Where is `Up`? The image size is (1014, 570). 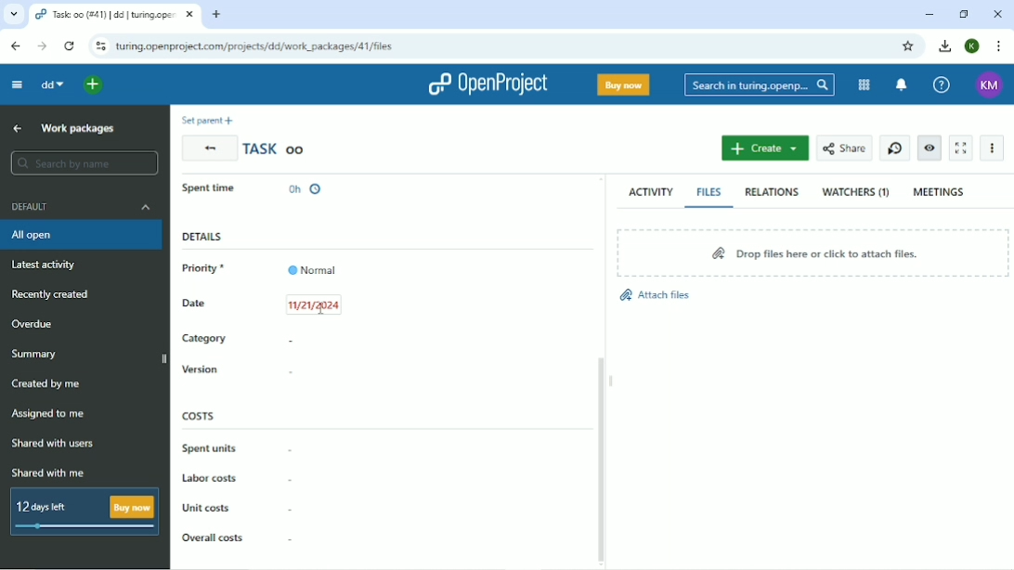 Up is located at coordinates (18, 129).